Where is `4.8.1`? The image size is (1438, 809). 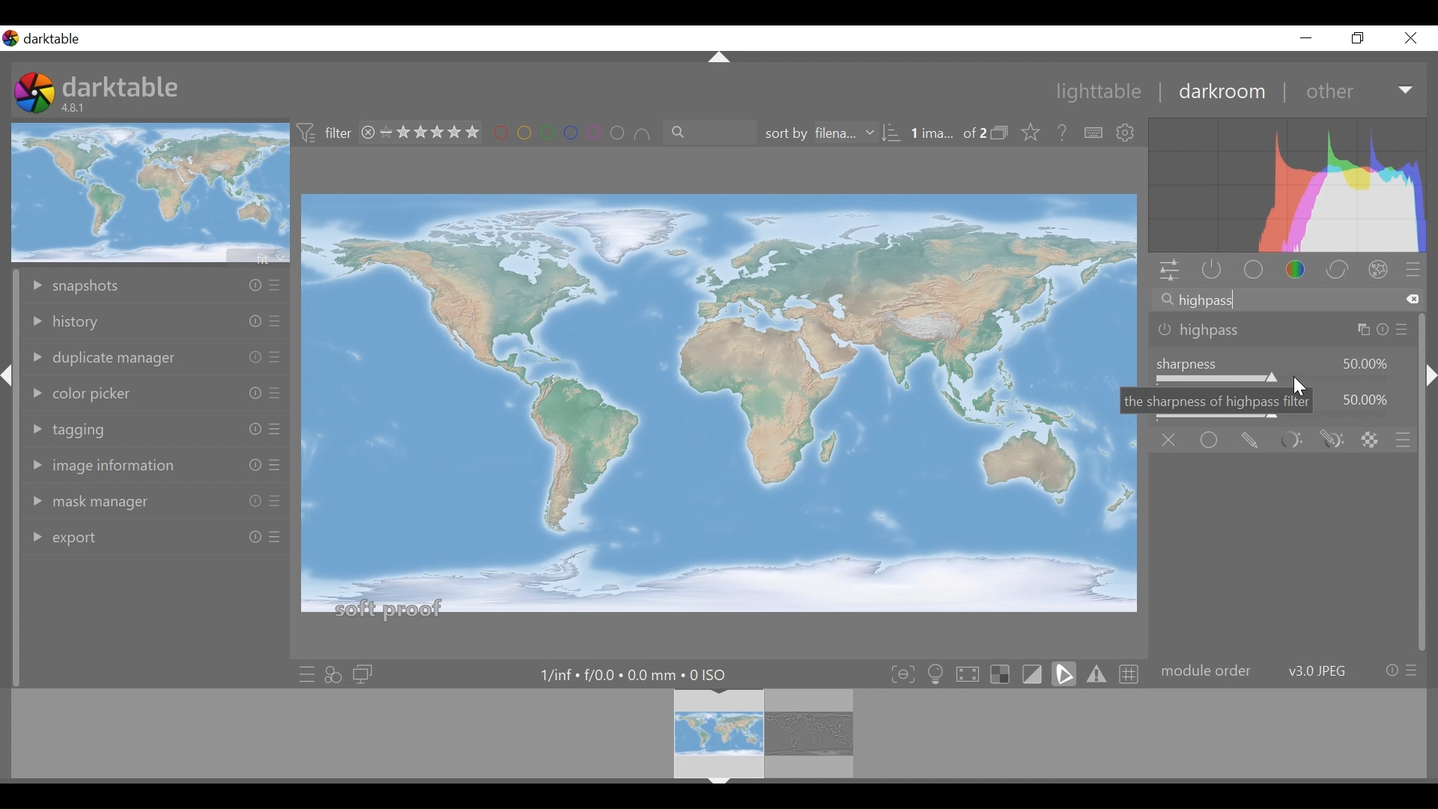 4.8.1 is located at coordinates (76, 107).